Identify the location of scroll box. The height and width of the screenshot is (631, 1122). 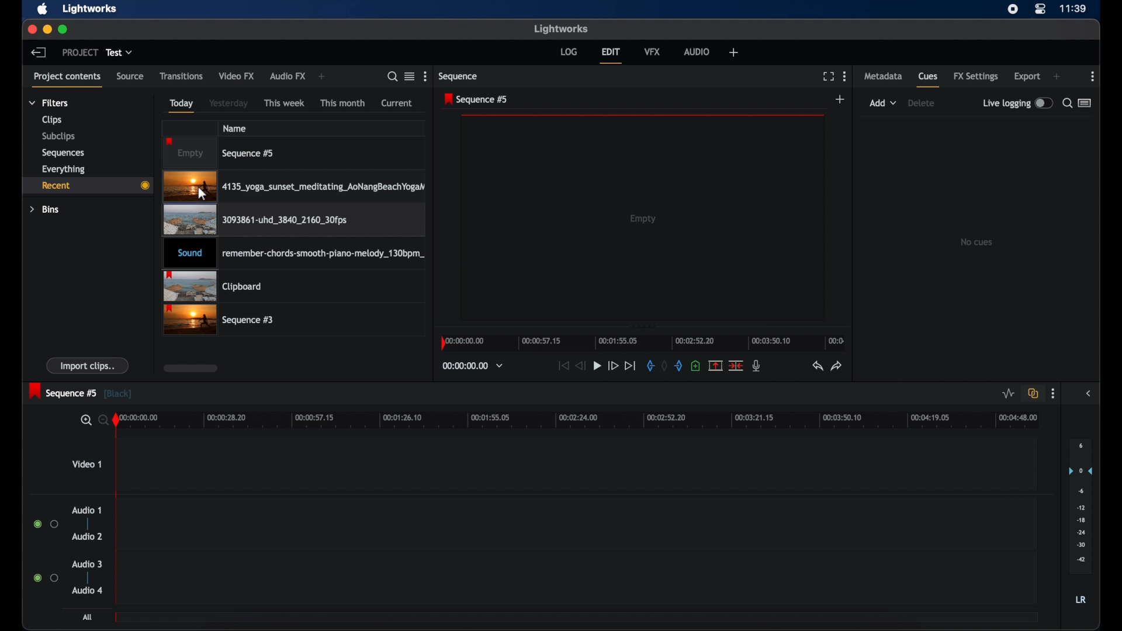
(190, 368).